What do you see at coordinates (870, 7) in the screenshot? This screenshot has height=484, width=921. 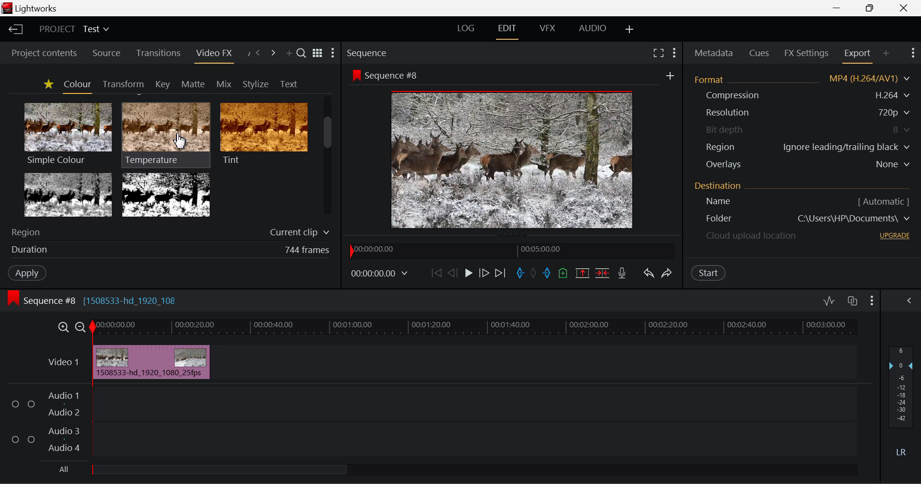 I see `Minimize` at bounding box center [870, 7].